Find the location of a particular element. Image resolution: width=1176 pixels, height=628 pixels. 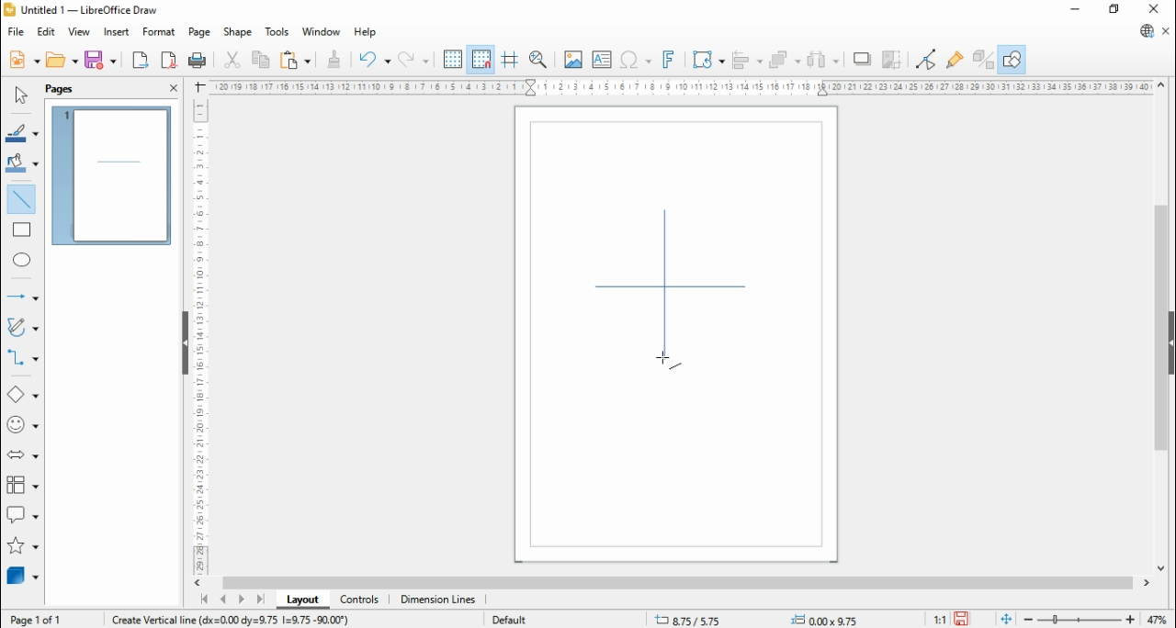

callout shapes is located at coordinates (23, 514).